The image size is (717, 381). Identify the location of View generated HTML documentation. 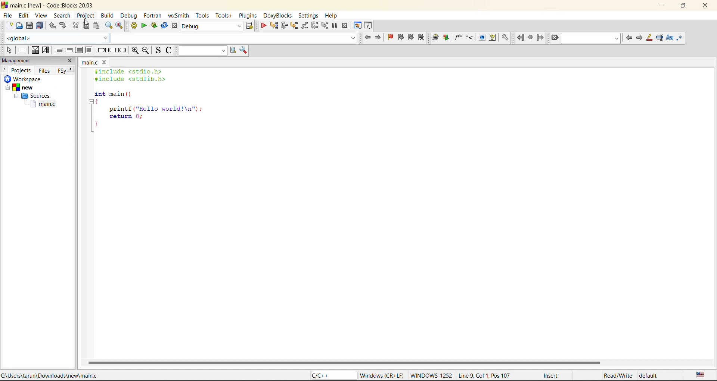
(482, 37).